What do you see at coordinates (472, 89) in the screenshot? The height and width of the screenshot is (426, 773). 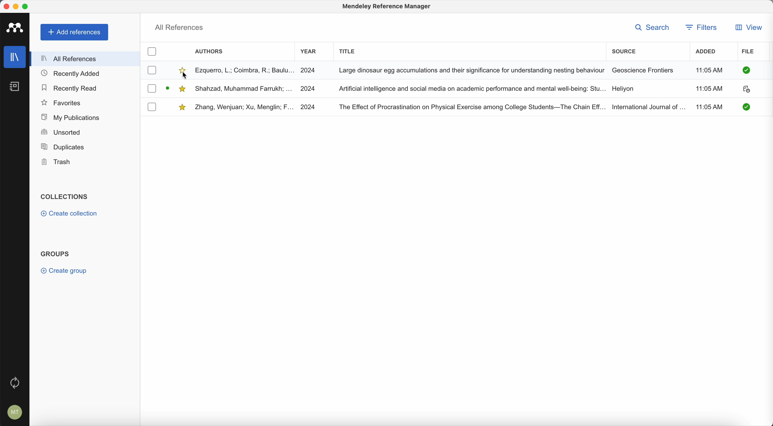 I see `Artificial Intelligence and social media on academic performance and mental well-being` at bounding box center [472, 89].